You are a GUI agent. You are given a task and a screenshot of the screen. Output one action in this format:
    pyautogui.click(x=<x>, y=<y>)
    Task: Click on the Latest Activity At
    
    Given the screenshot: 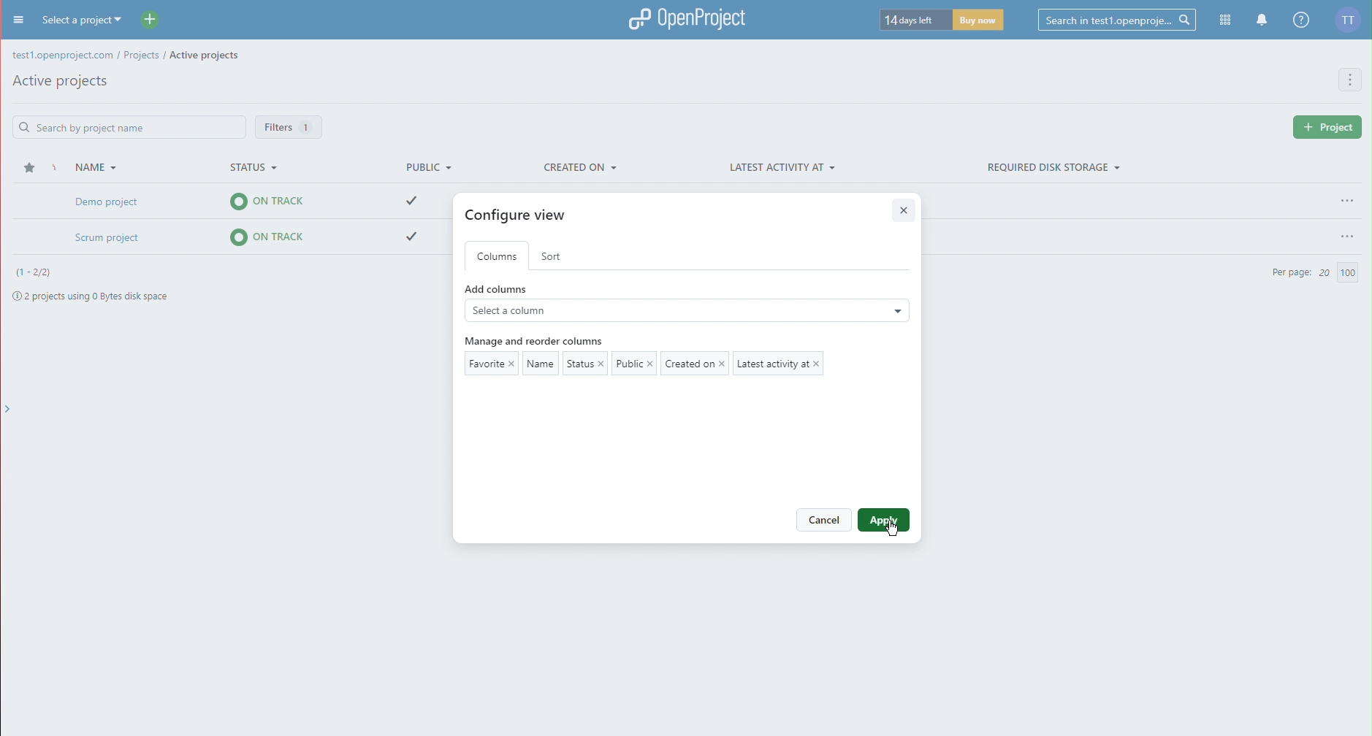 What is the action you would take?
    pyautogui.click(x=782, y=169)
    